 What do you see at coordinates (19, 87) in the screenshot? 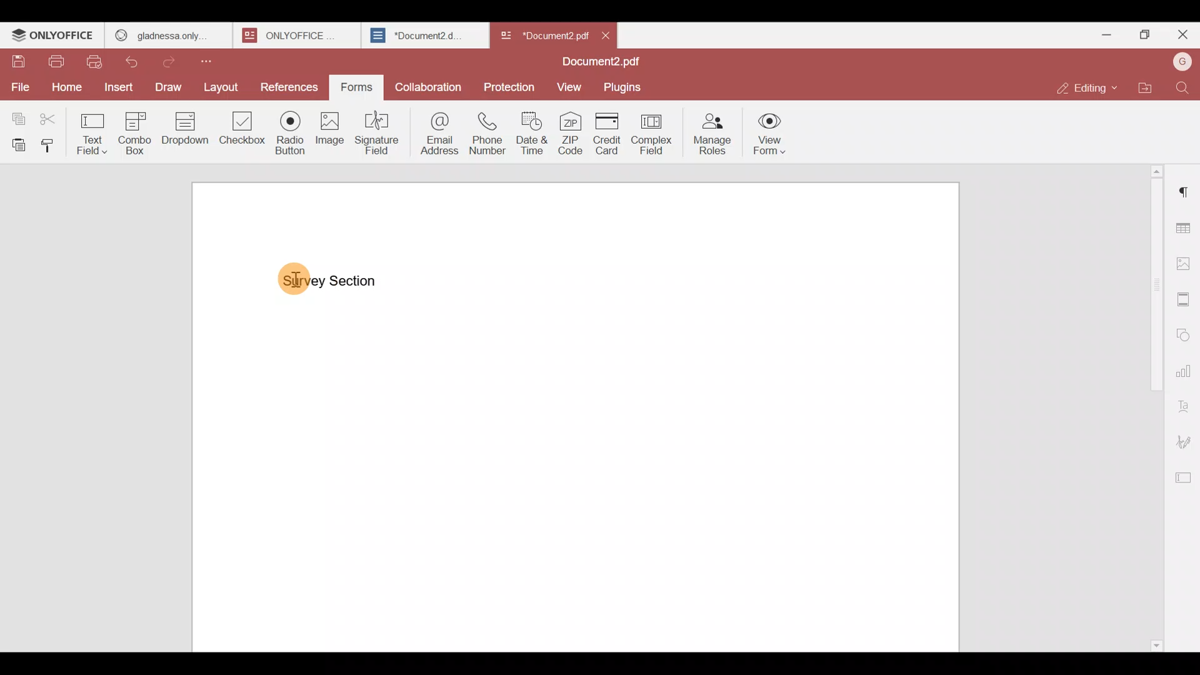
I see `File` at bounding box center [19, 87].